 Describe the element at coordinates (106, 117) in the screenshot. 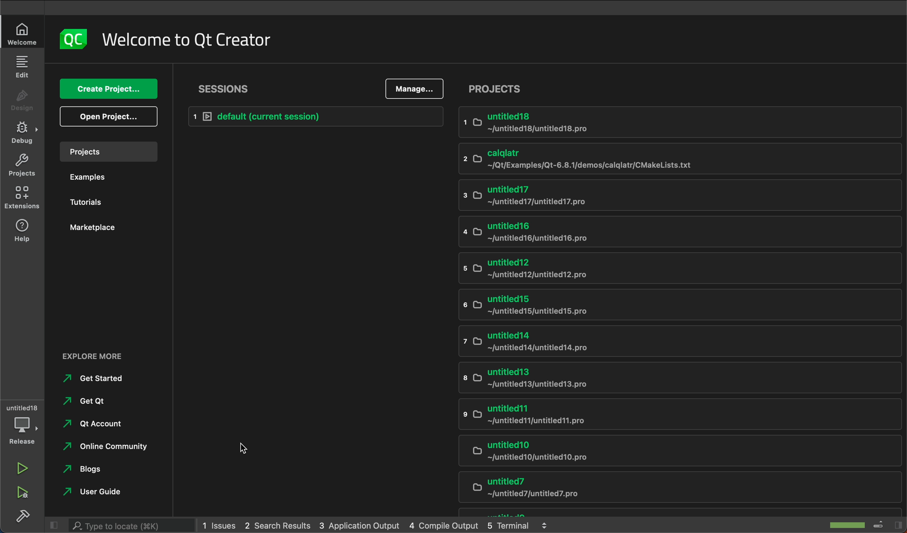

I see `open` at that location.